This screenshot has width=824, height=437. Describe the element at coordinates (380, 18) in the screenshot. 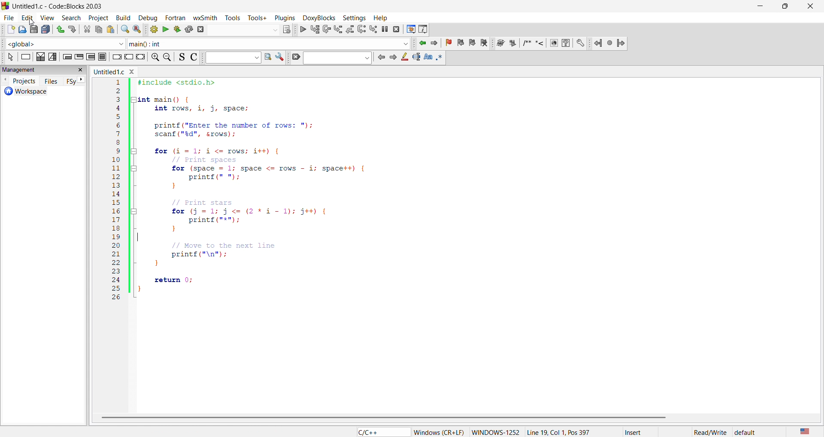

I see `help` at that location.